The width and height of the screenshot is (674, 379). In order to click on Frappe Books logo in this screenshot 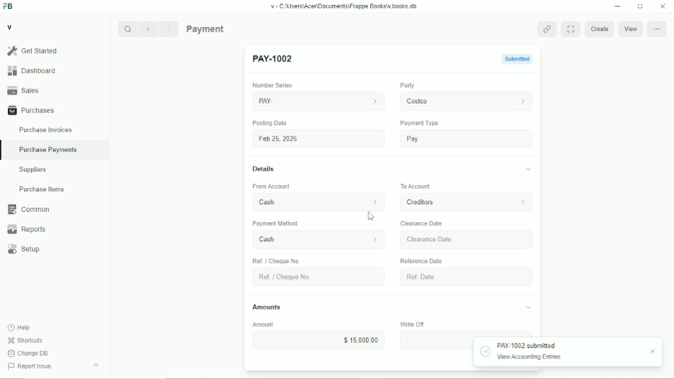, I will do `click(7, 6)`.